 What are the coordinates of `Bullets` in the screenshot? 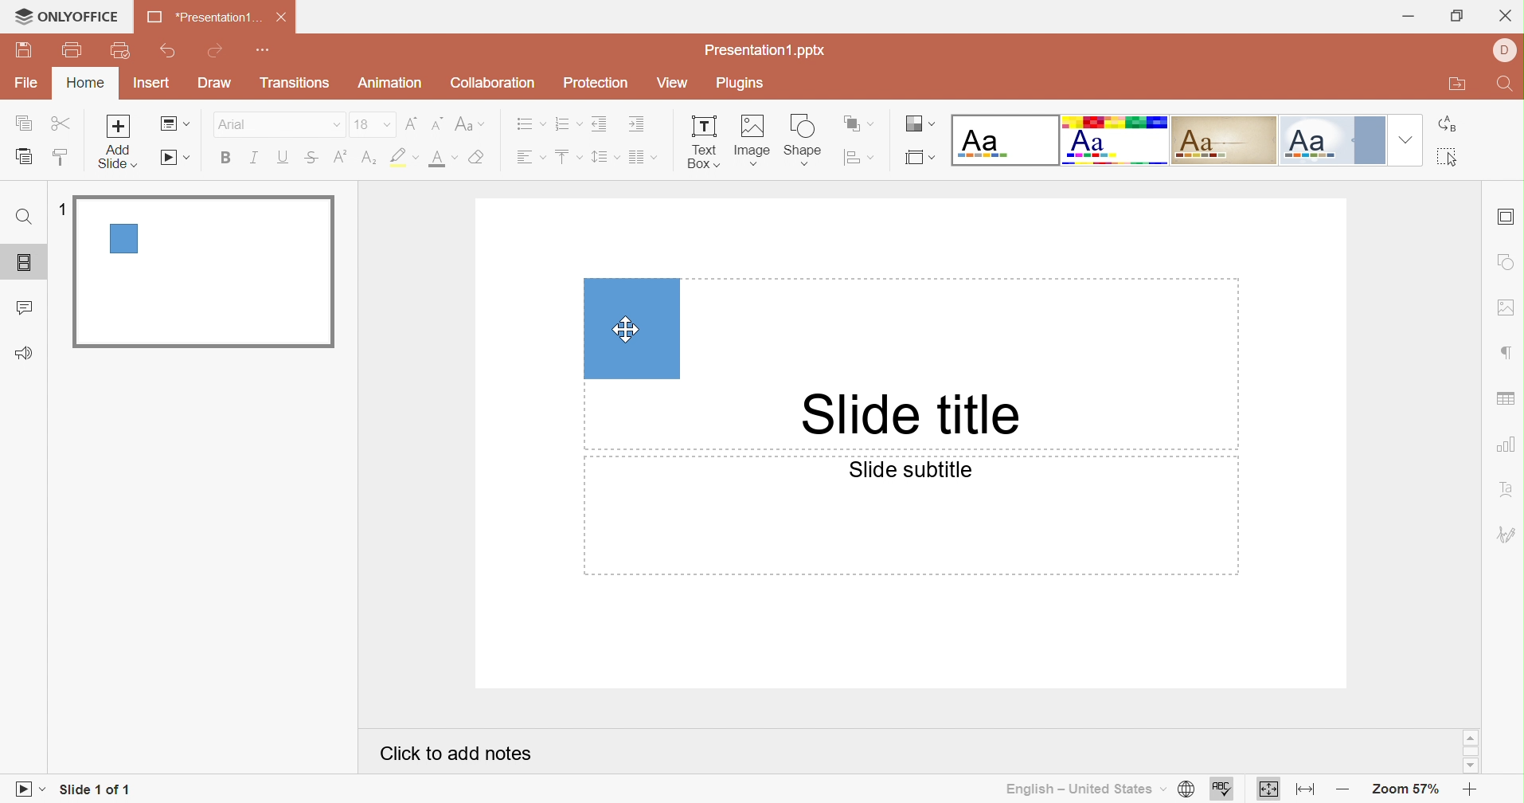 It's located at (530, 124).